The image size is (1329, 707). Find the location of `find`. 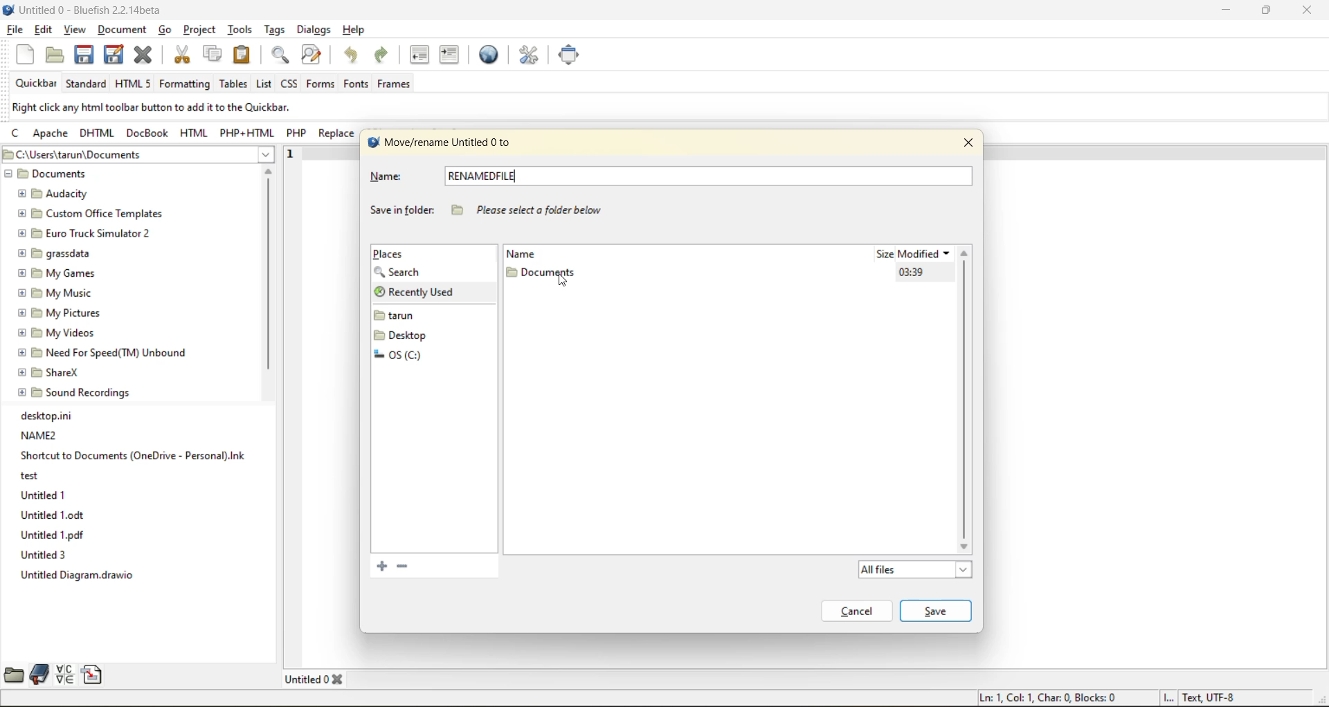

find is located at coordinates (278, 56).